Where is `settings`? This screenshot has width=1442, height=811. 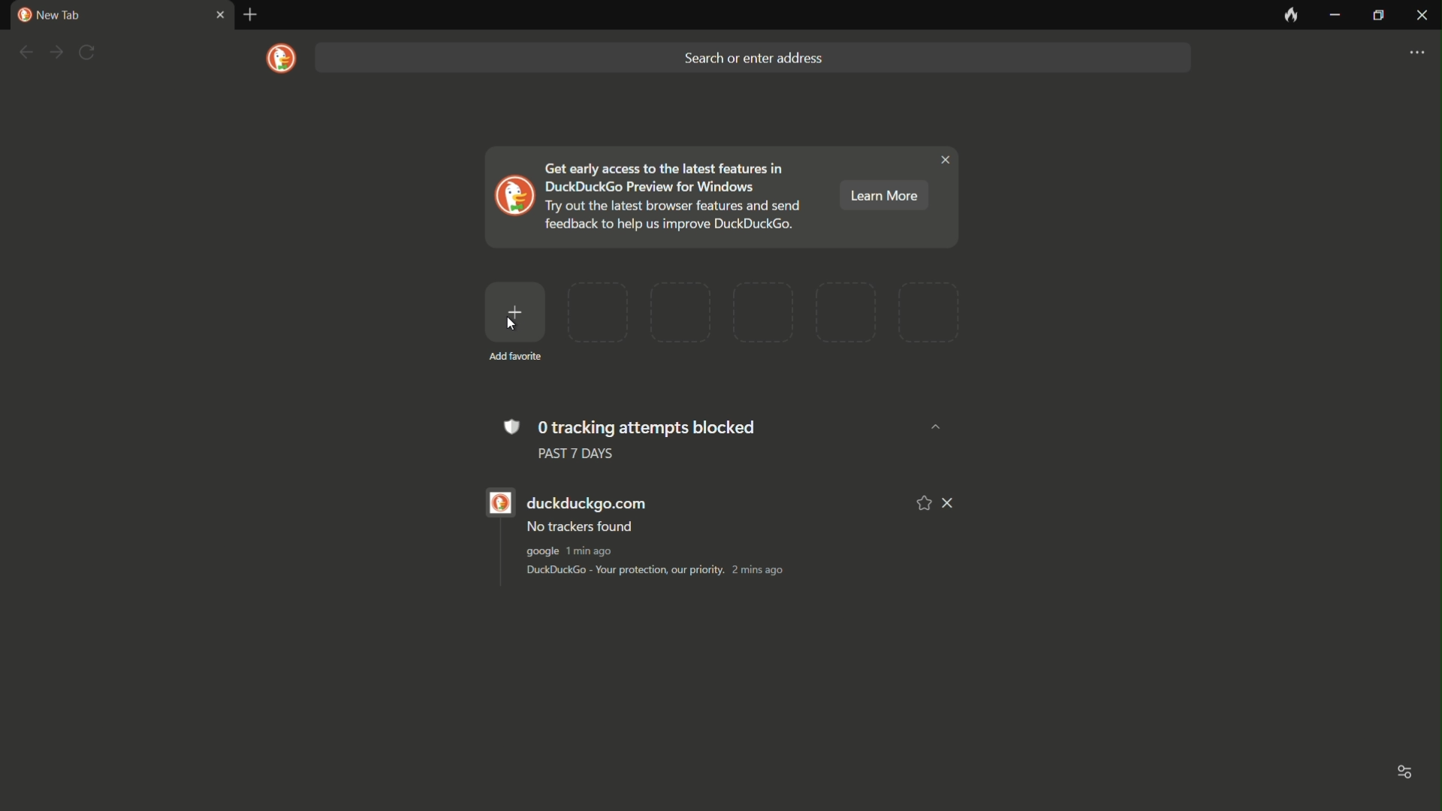
settings is located at coordinates (1416, 53).